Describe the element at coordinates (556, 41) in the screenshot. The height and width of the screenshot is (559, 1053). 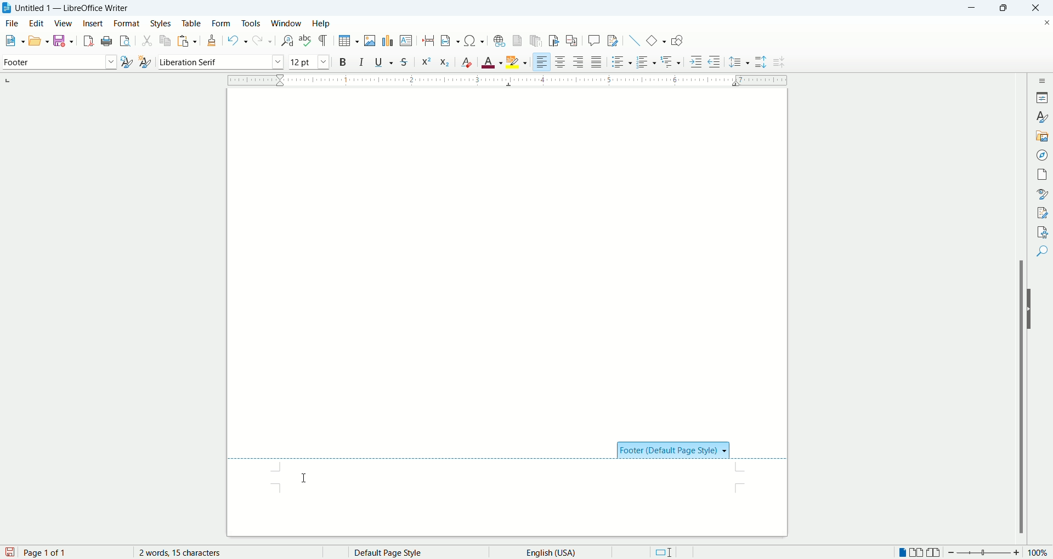
I see `insert bookmark` at that location.